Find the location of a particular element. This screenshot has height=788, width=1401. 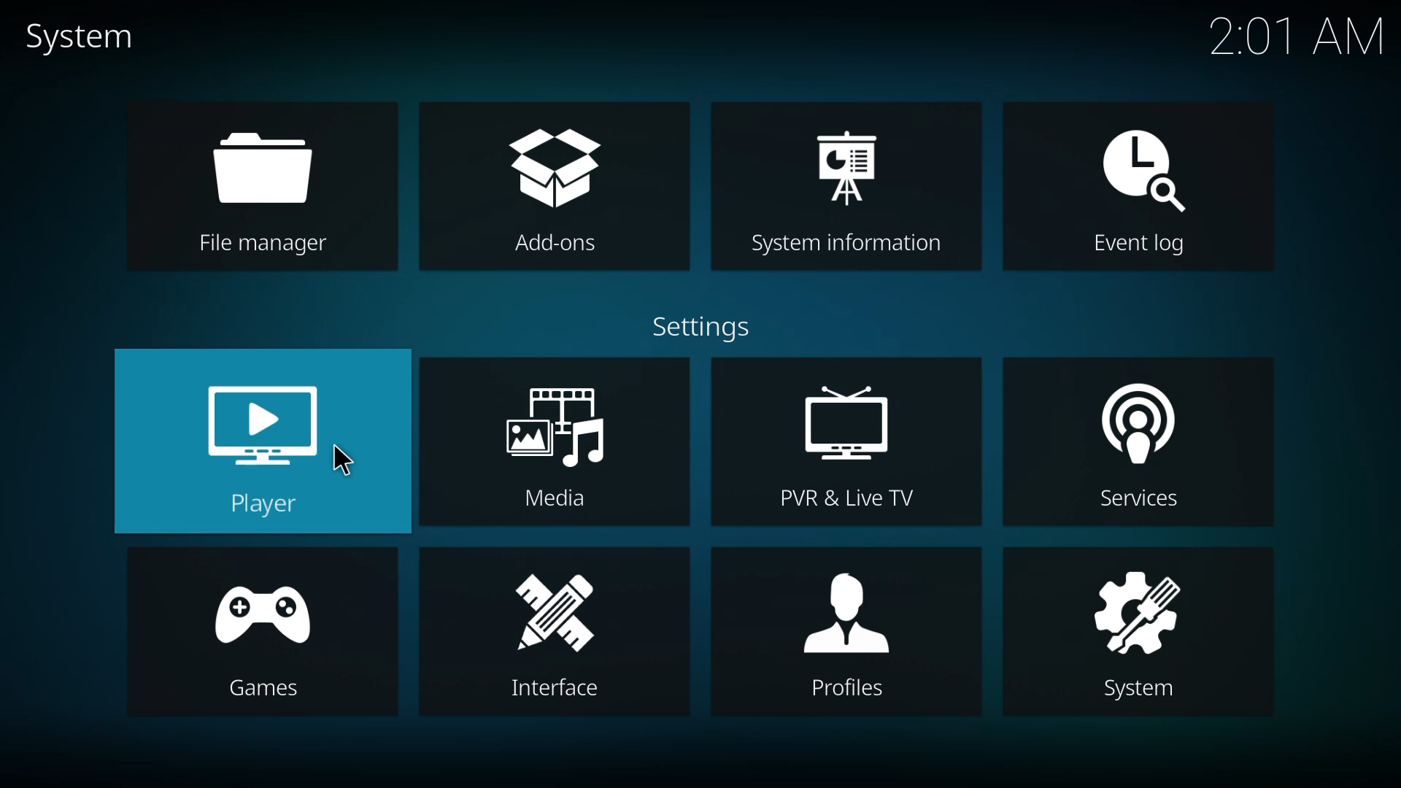

system is located at coordinates (77, 36).